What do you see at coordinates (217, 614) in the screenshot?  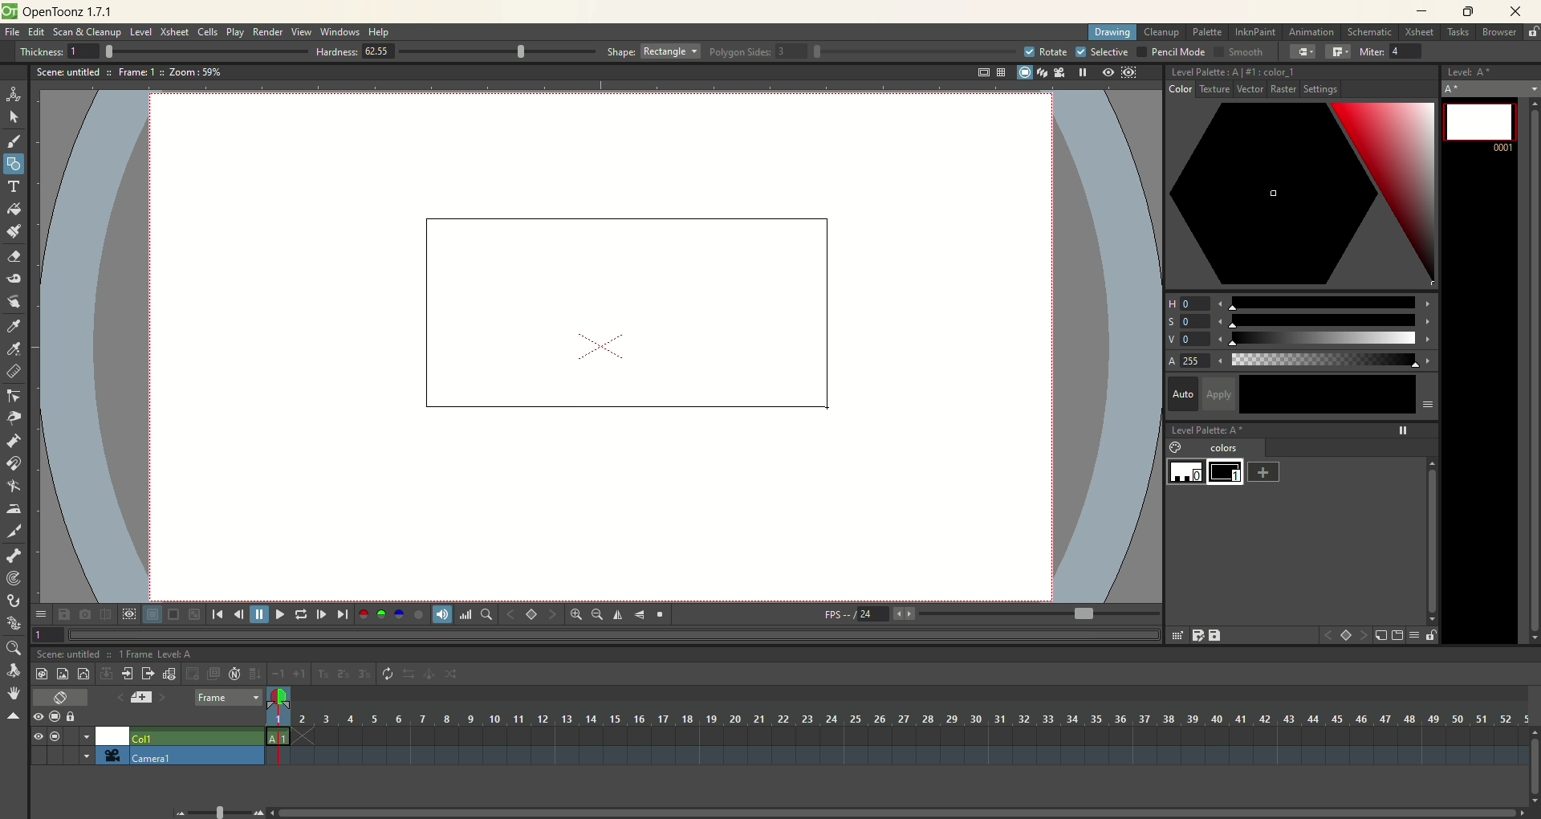 I see `first frame` at bounding box center [217, 614].